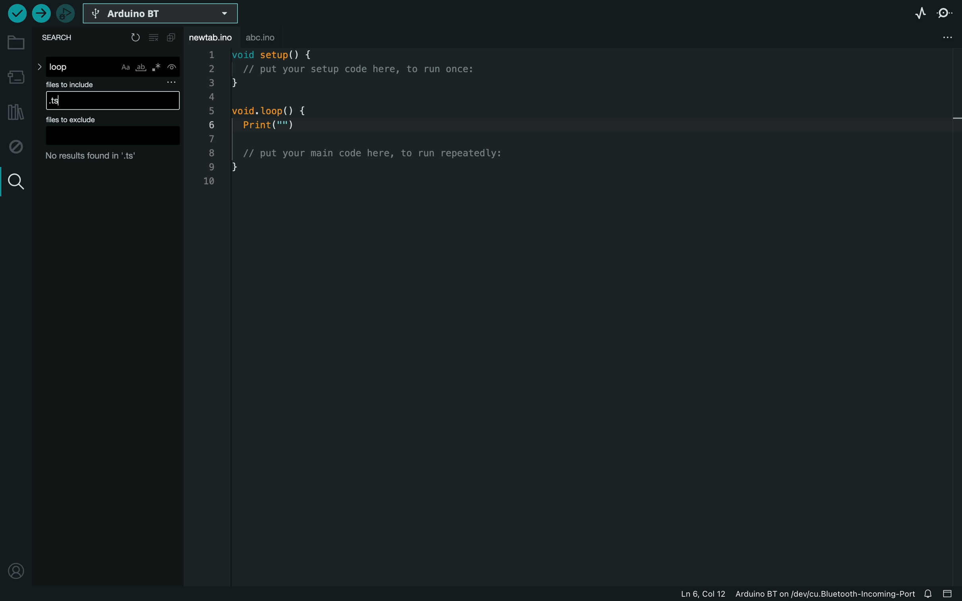 This screenshot has height=601, width=962. I want to click on no result found, so click(93, 156).